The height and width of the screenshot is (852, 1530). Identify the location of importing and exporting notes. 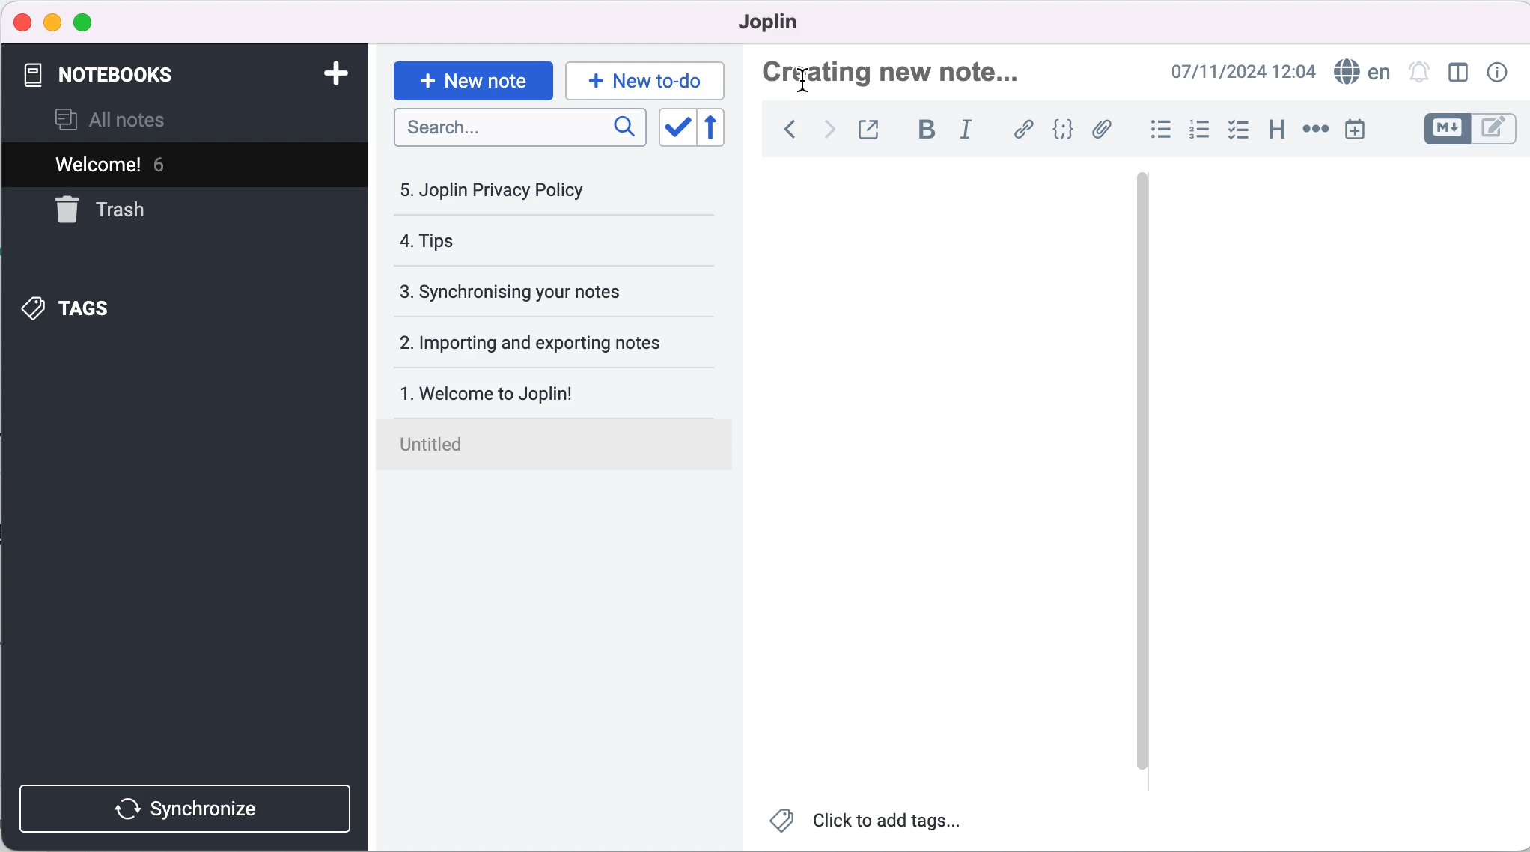
(555, 343).